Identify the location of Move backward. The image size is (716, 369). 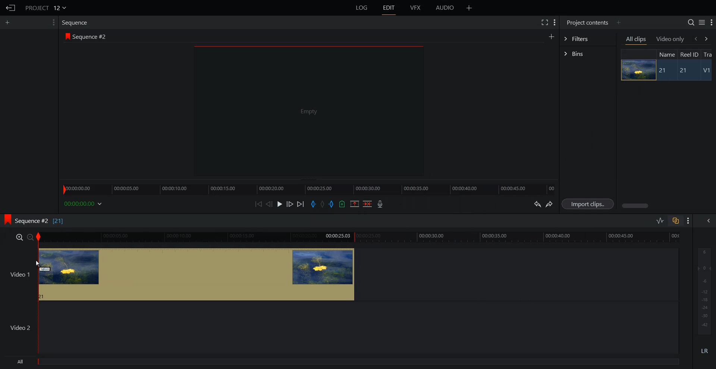
(260, 204).